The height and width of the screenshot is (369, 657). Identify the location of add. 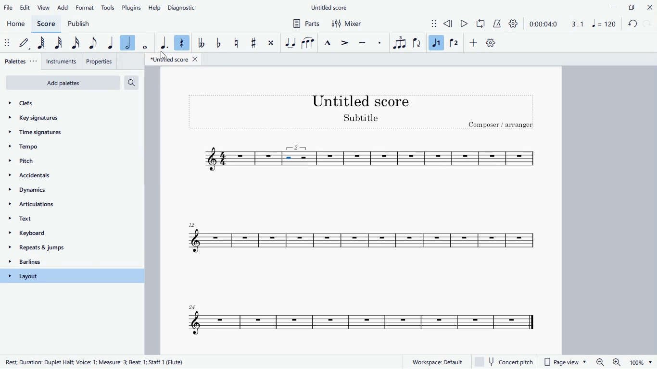
(63, 7).